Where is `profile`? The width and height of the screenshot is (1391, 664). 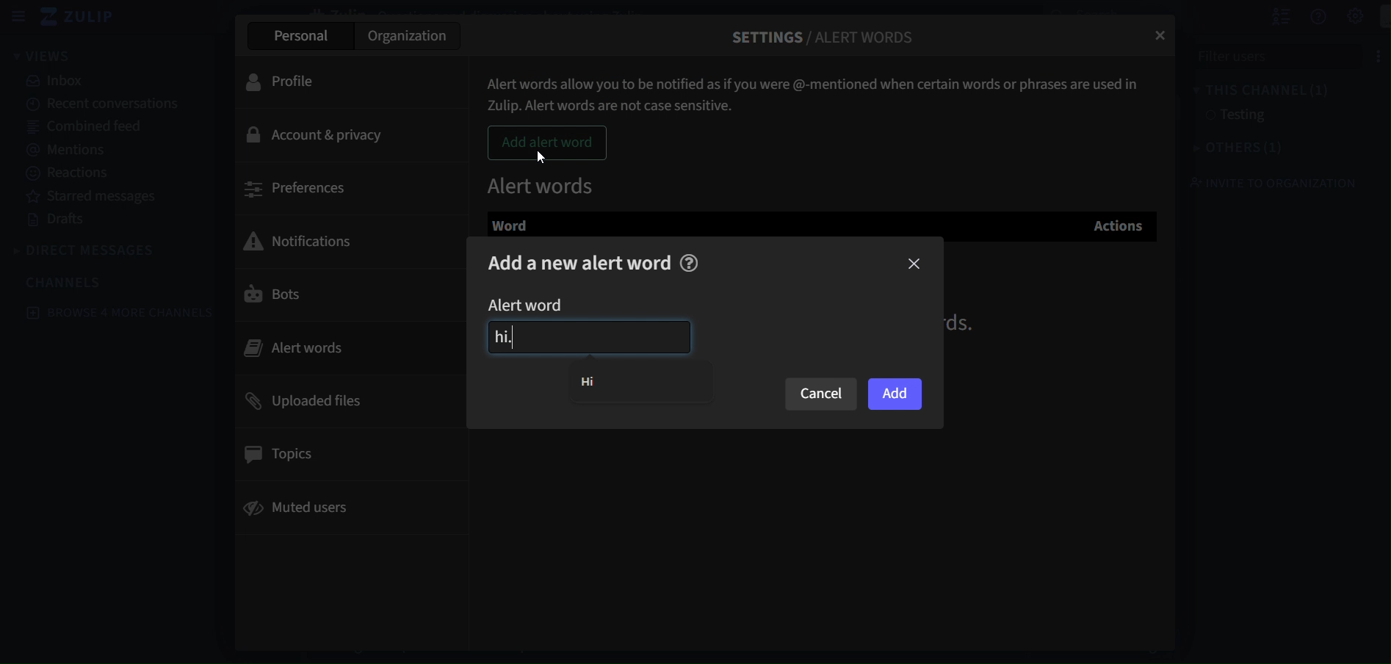 profile is located at coordinates (290, 82).